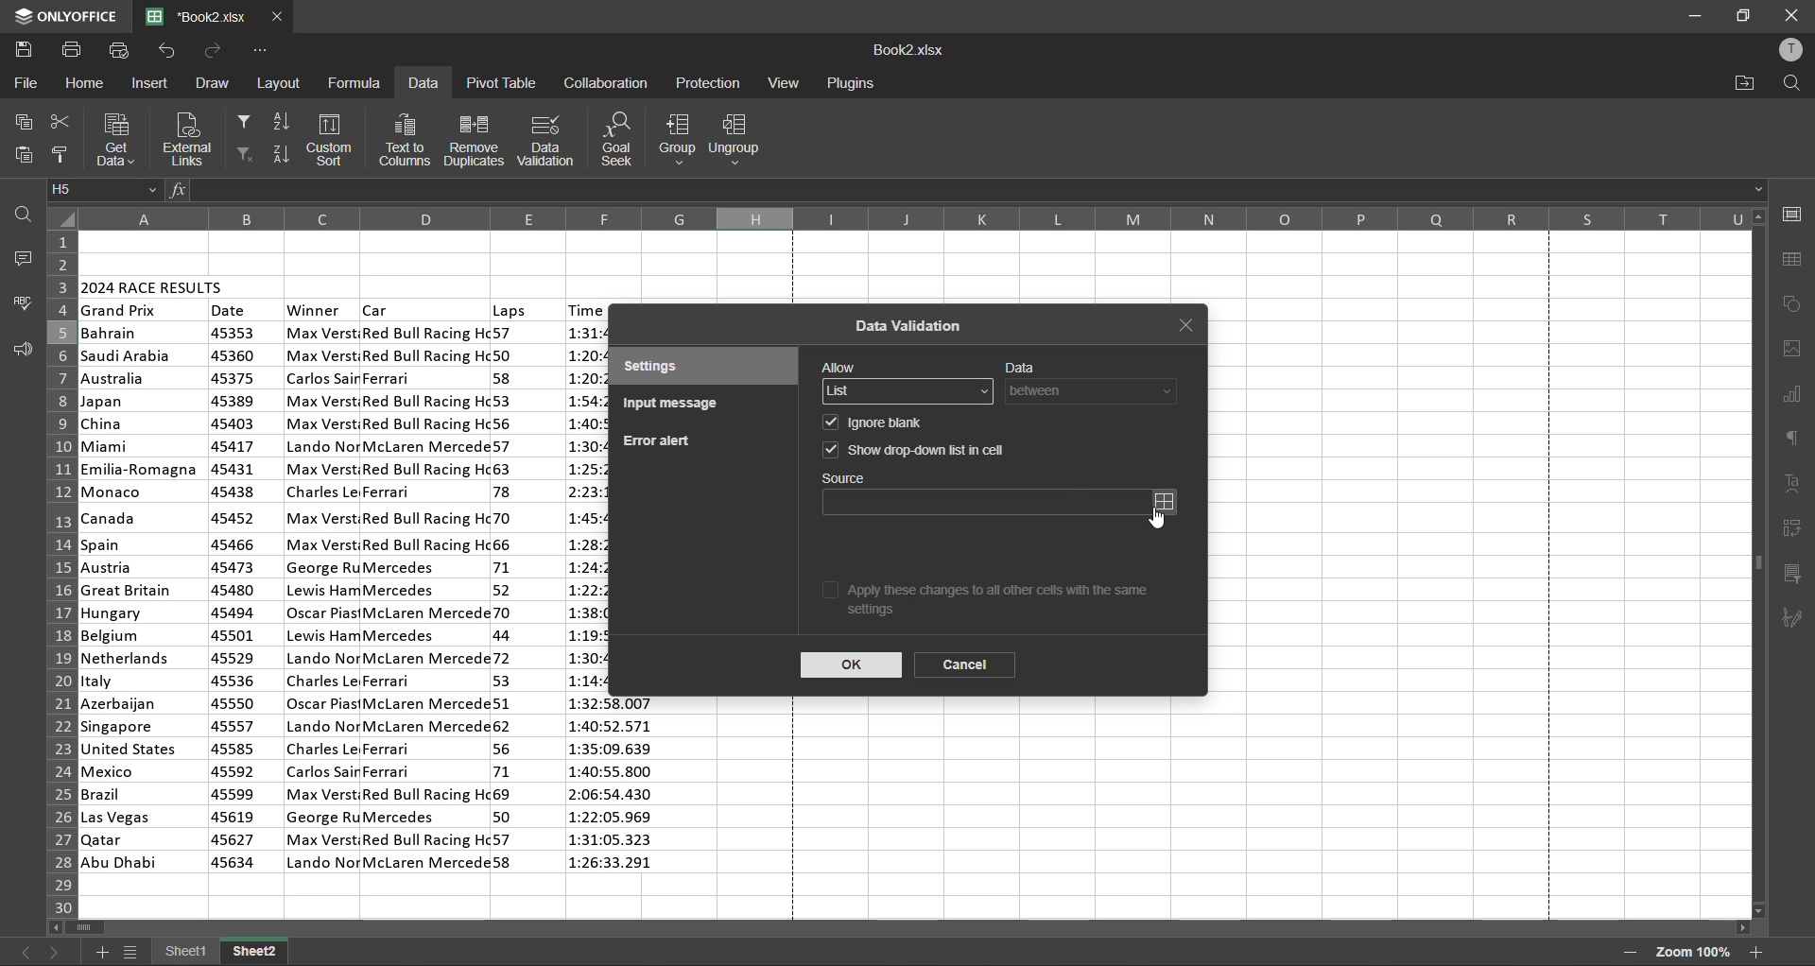  What do you see at coordinates (510, 310) in the screenshot?
I see `laps` at bounding box center [510, 310].